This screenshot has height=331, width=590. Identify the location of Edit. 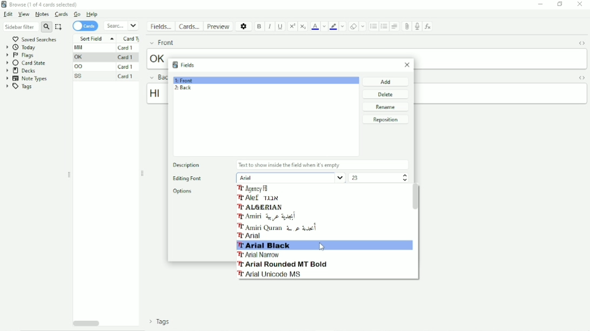
(9, 15).